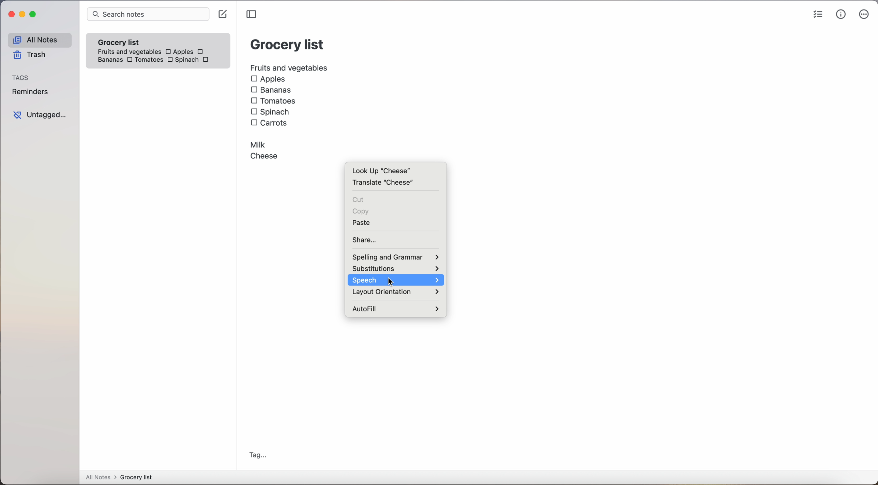  Describe the element at coordinates (815, 14) in the screenshot. I see `check list` at that location.